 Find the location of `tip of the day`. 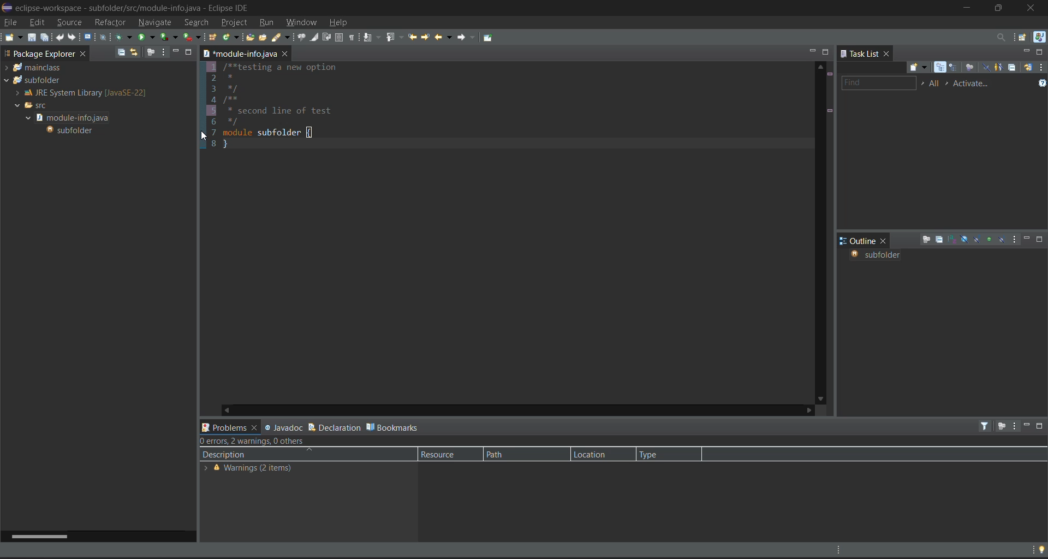

tip of the day is located at coordinates (1038, 549).